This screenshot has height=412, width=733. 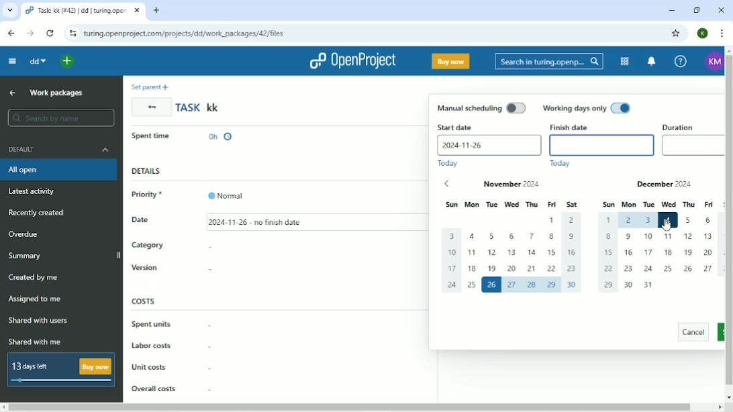 I want to click on December 2024, so click(x=658, y=183).